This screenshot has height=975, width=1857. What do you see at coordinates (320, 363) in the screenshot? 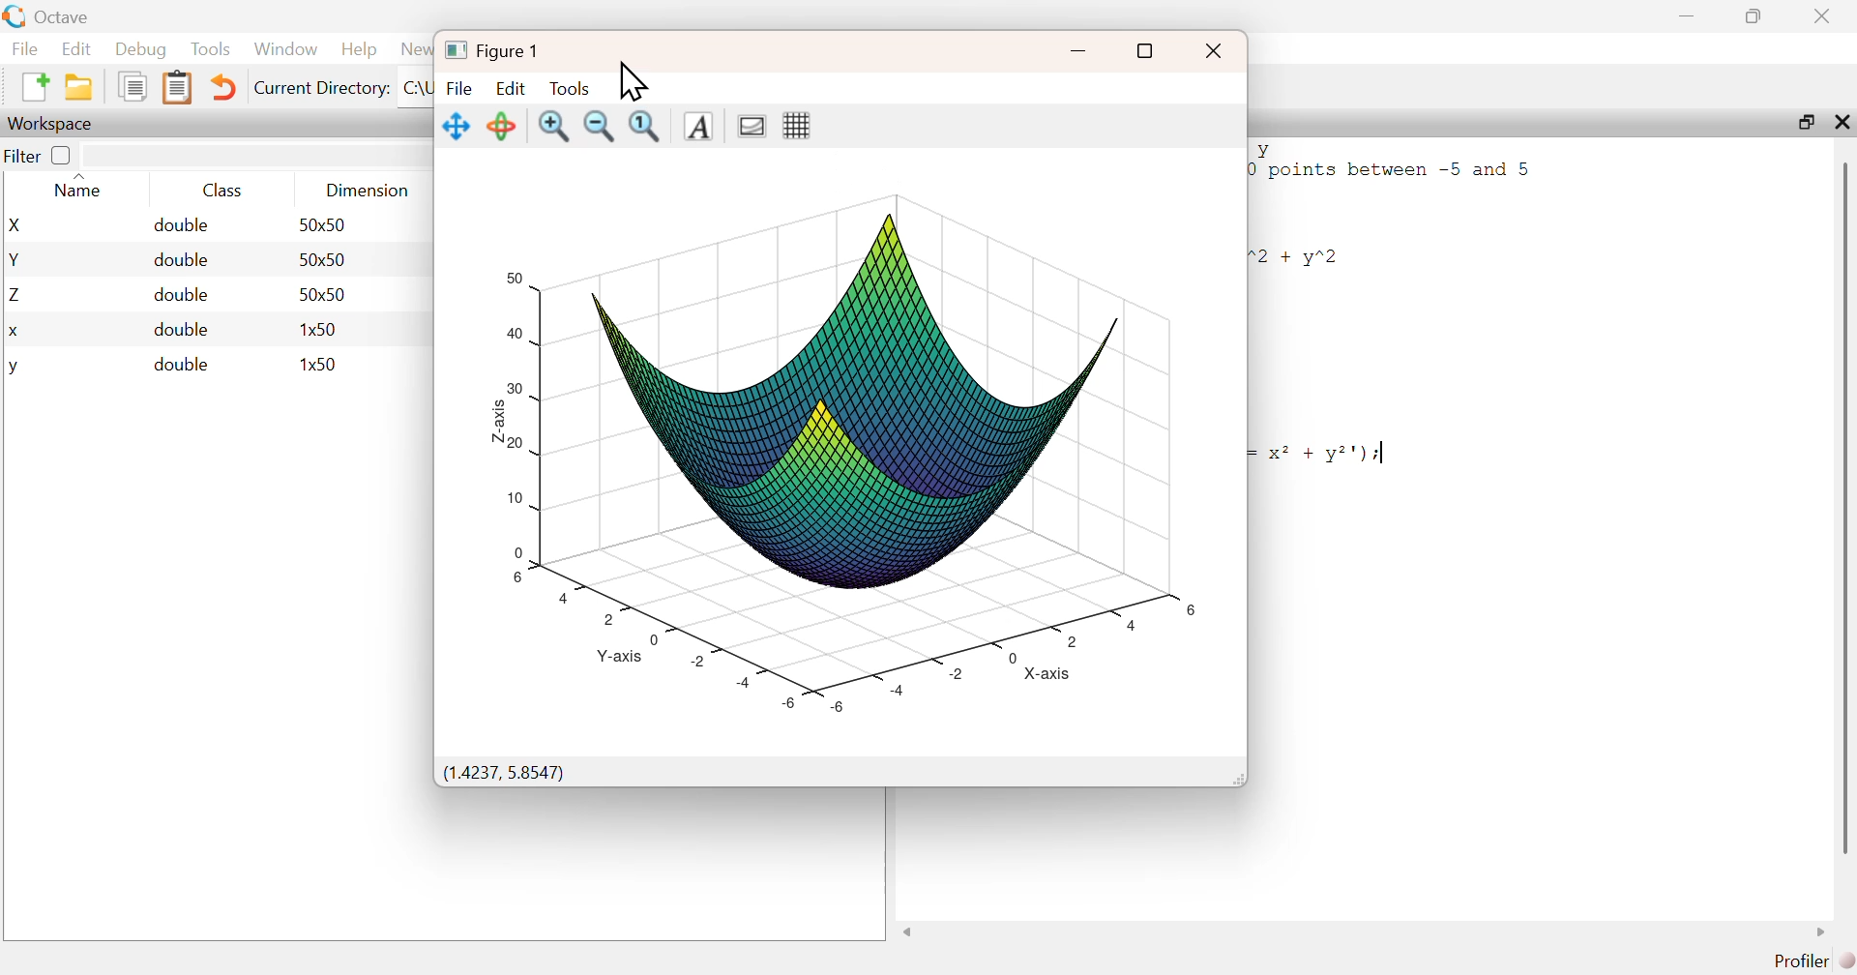
I see `1x50` at bounding box center [320, 363].